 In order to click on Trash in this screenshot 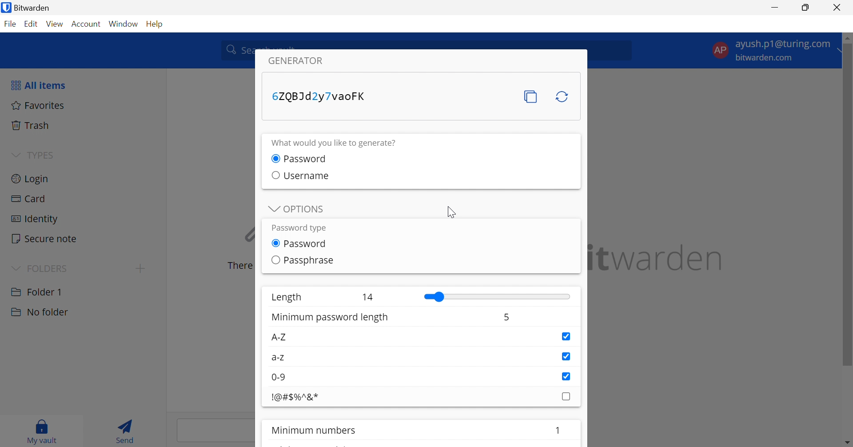, I will do `click(33, 125)`.